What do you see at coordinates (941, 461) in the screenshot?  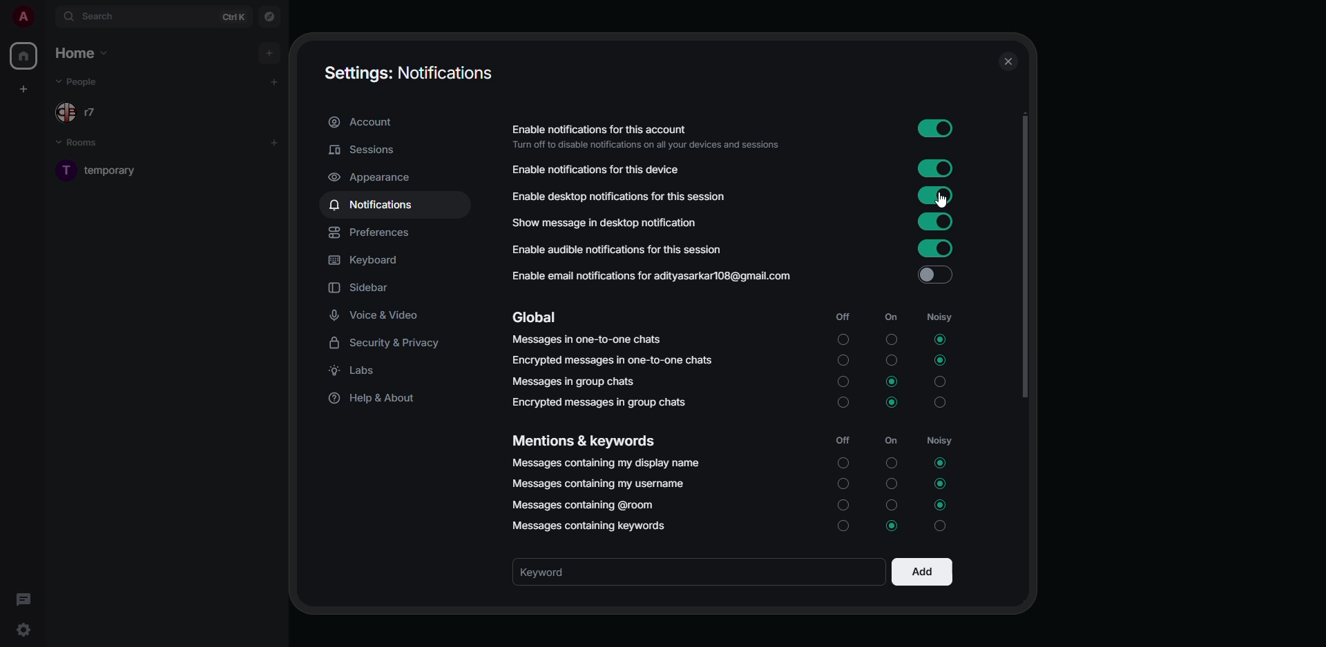 I see `selected` at bounding box center [941, 461].